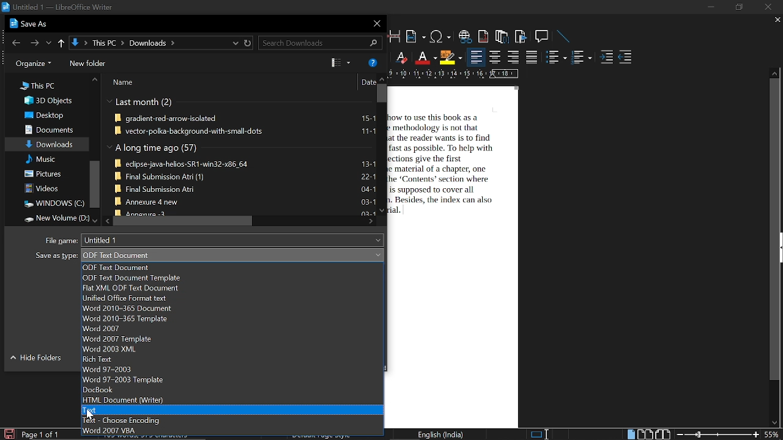 Image resolution: width=783 pixels, height=440 pixels. I want to click on insert field, so click(415, 37).